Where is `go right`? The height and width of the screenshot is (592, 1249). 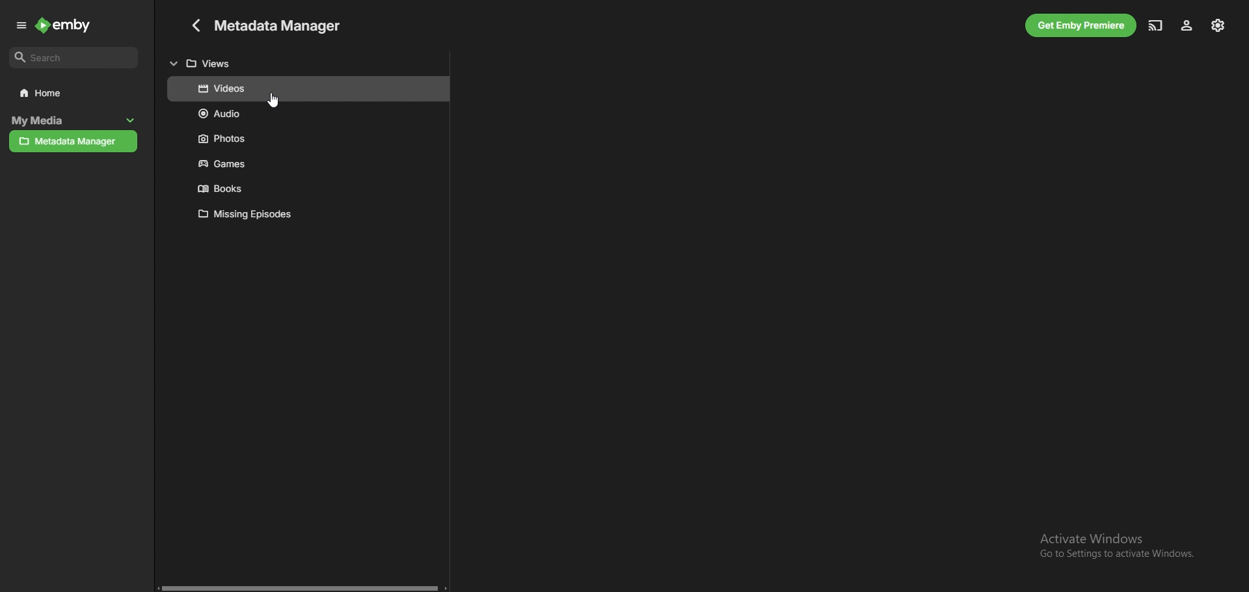 go right is located at coordinates (446, 587).